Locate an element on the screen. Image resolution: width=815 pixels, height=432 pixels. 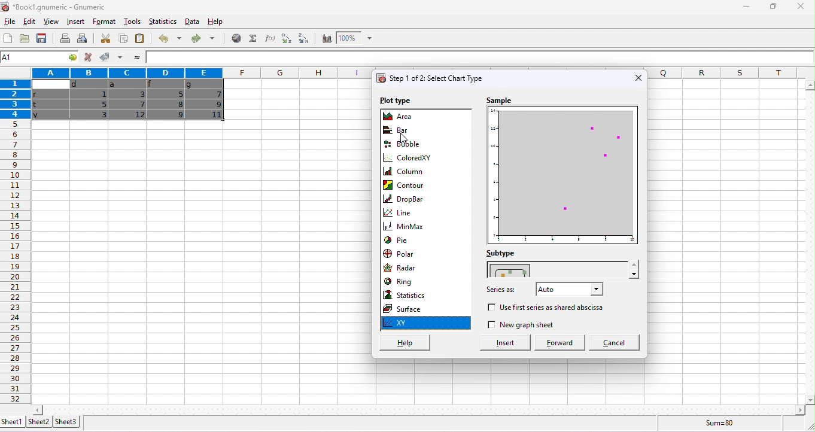
format is located at coordinates (105, 22).